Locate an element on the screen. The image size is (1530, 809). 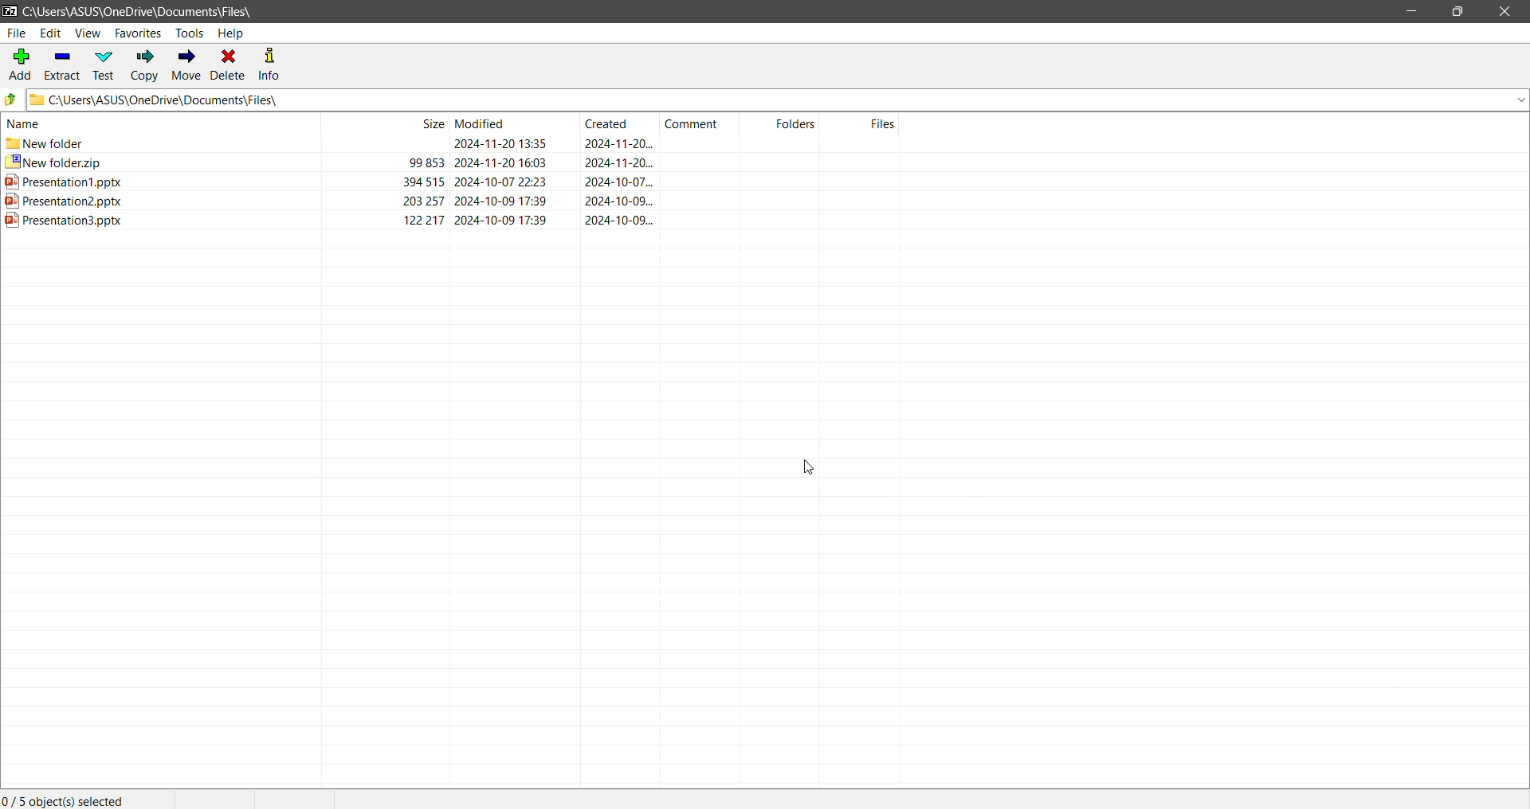
File is located at coordinates (16, 33).